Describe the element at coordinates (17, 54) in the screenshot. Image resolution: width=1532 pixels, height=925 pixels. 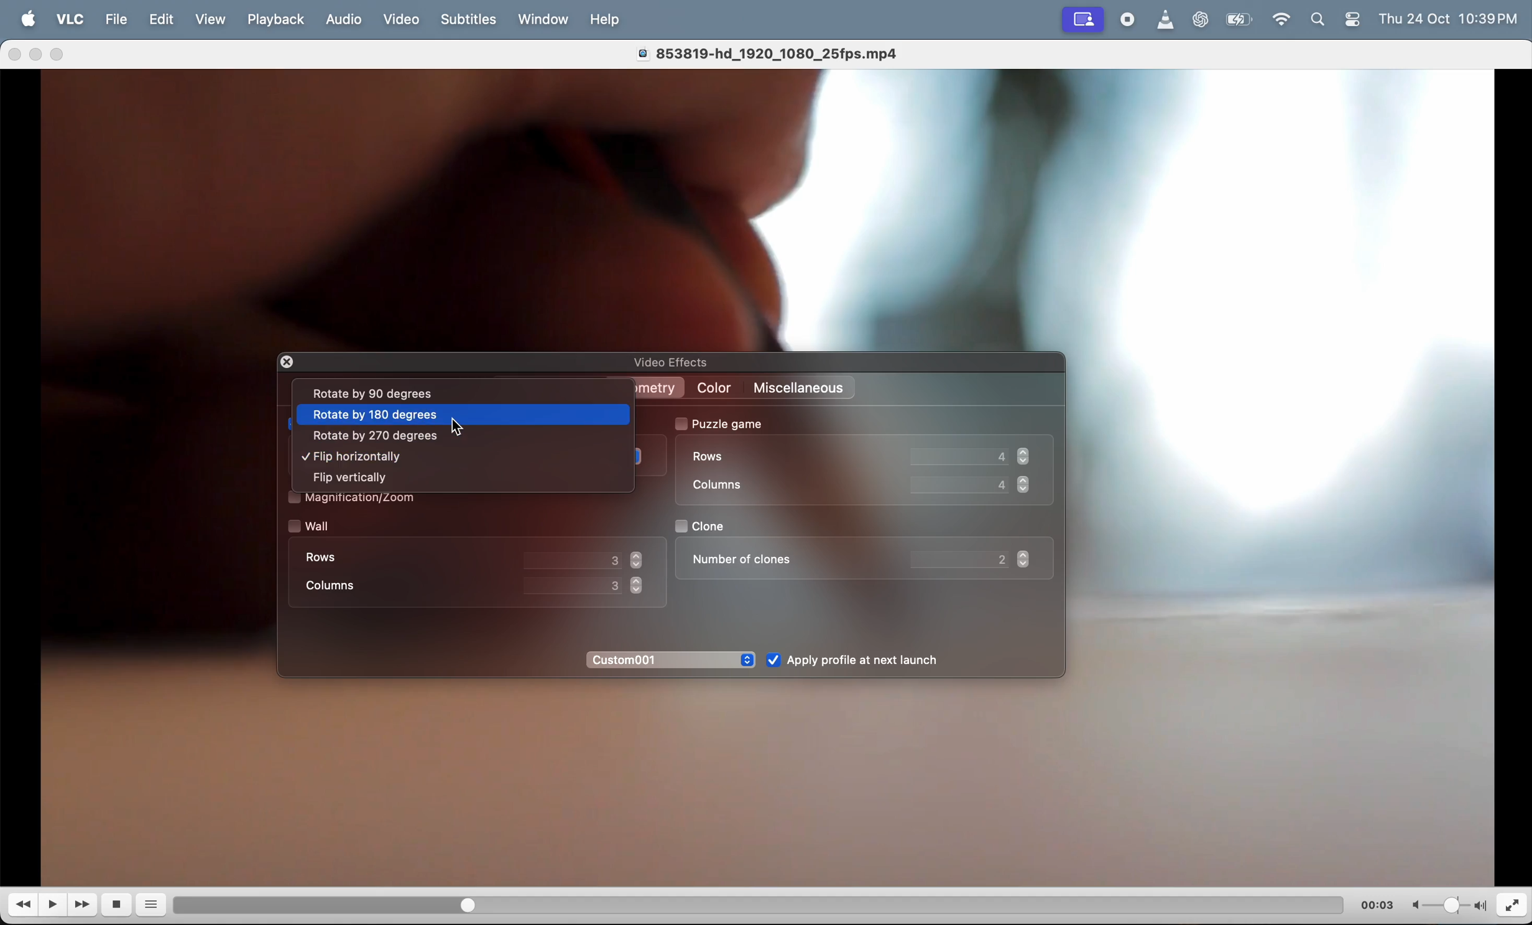
I see `close` at that location.